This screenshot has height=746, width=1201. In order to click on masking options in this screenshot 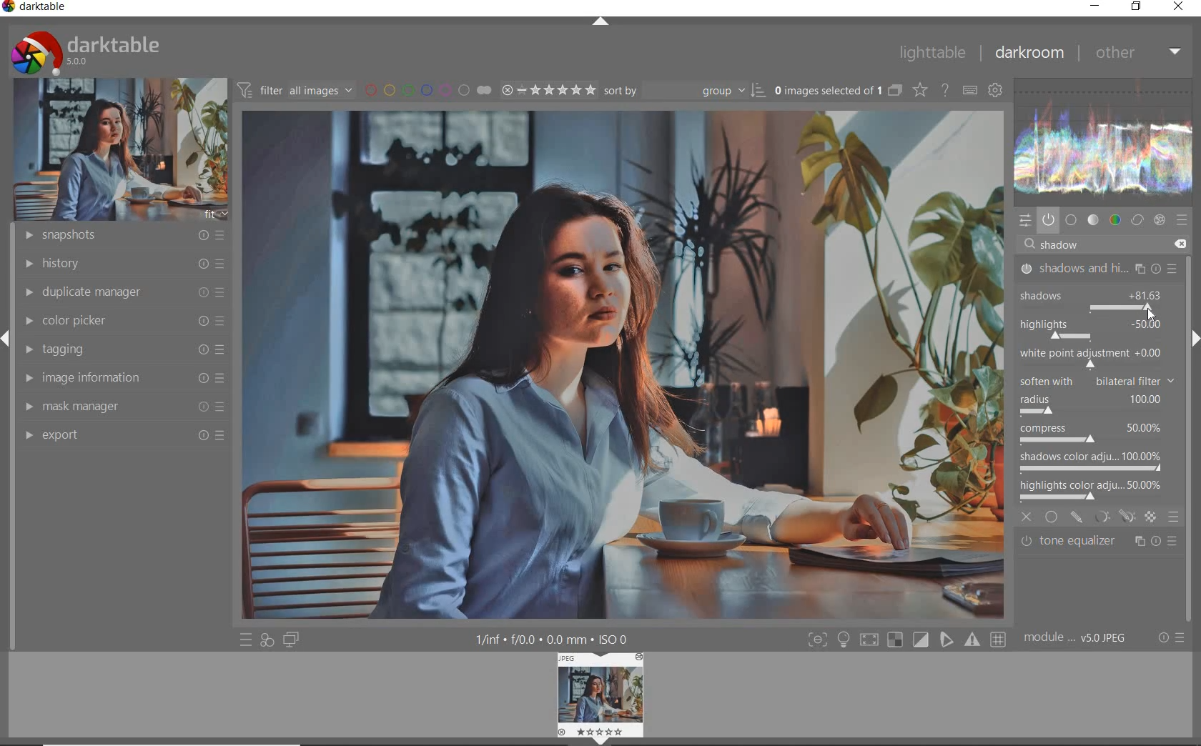, I will do `click(1114, 517)`.